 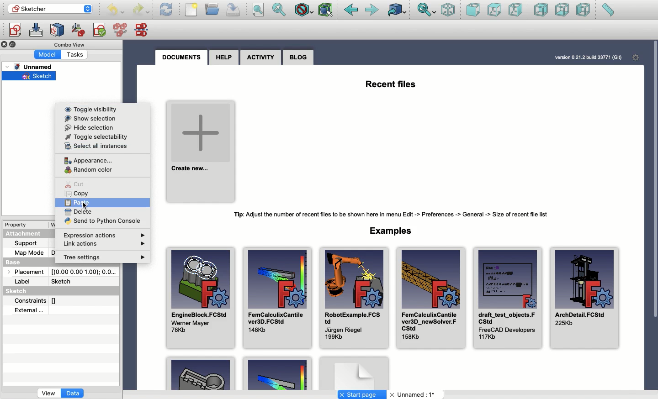 I want to click on Top, so click(x=494, y=10).